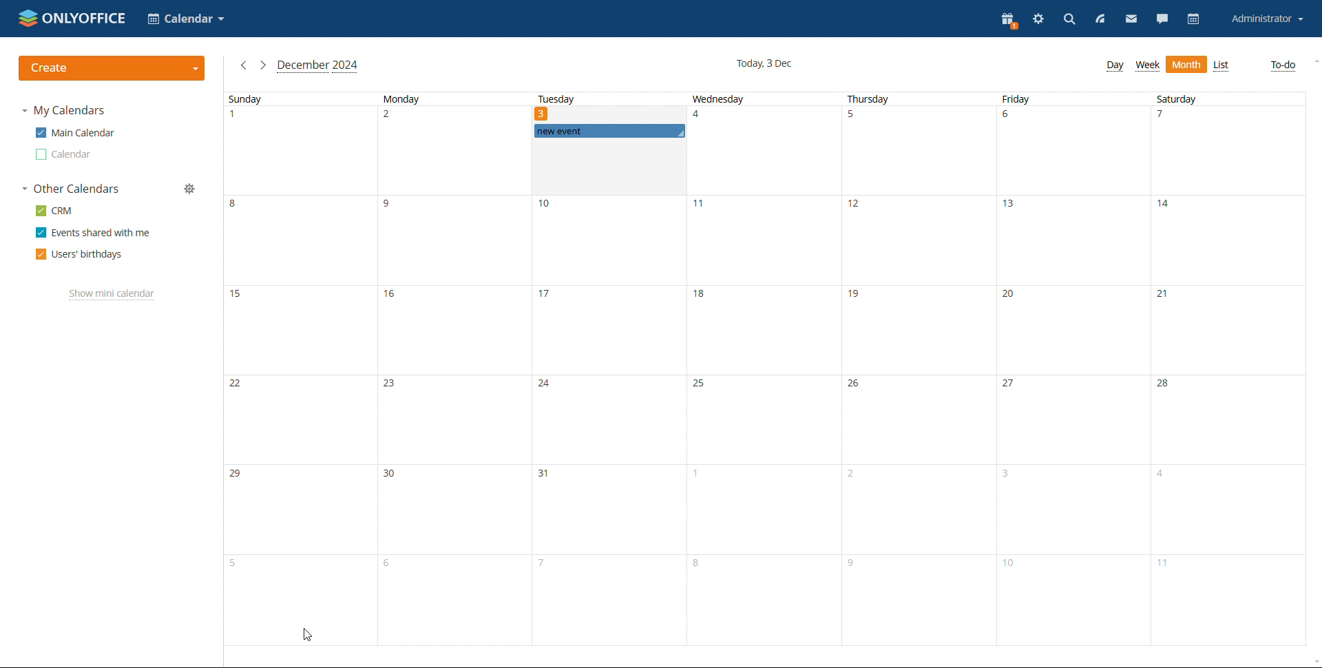 This screenshot has width=1322, height=668. I want to click on to-do, so click(1283, 65).